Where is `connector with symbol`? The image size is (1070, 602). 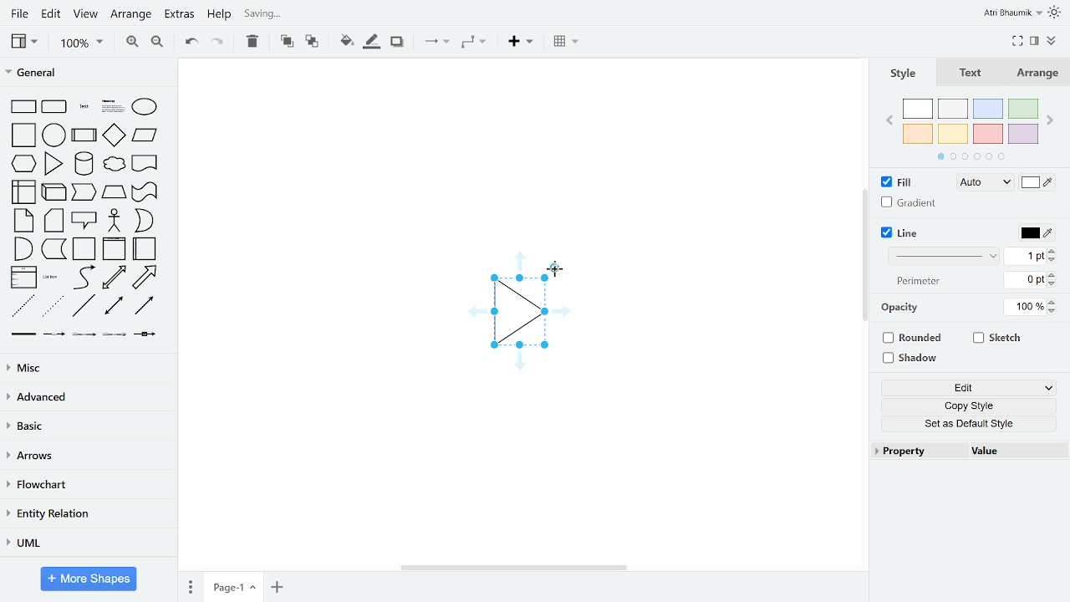
connector with symbol is located at coordinates (145, 335).